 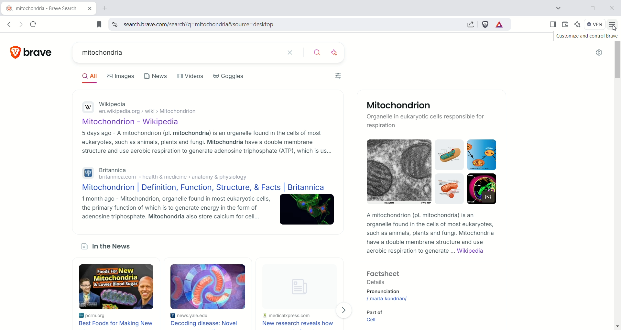 I want to click on filters, so click(x=335, y=77).